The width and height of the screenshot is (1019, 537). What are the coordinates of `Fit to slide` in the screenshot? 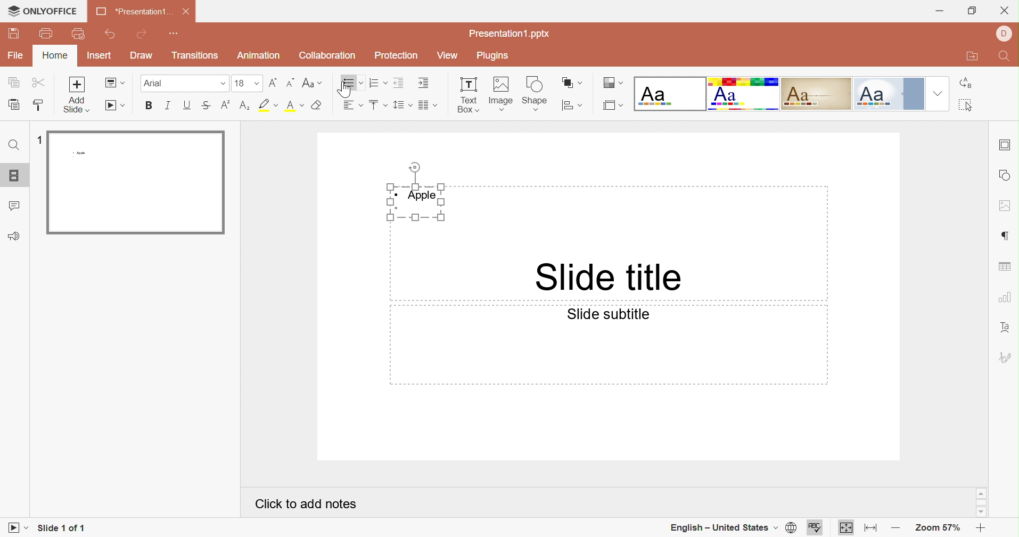 It's located at (847, 528).